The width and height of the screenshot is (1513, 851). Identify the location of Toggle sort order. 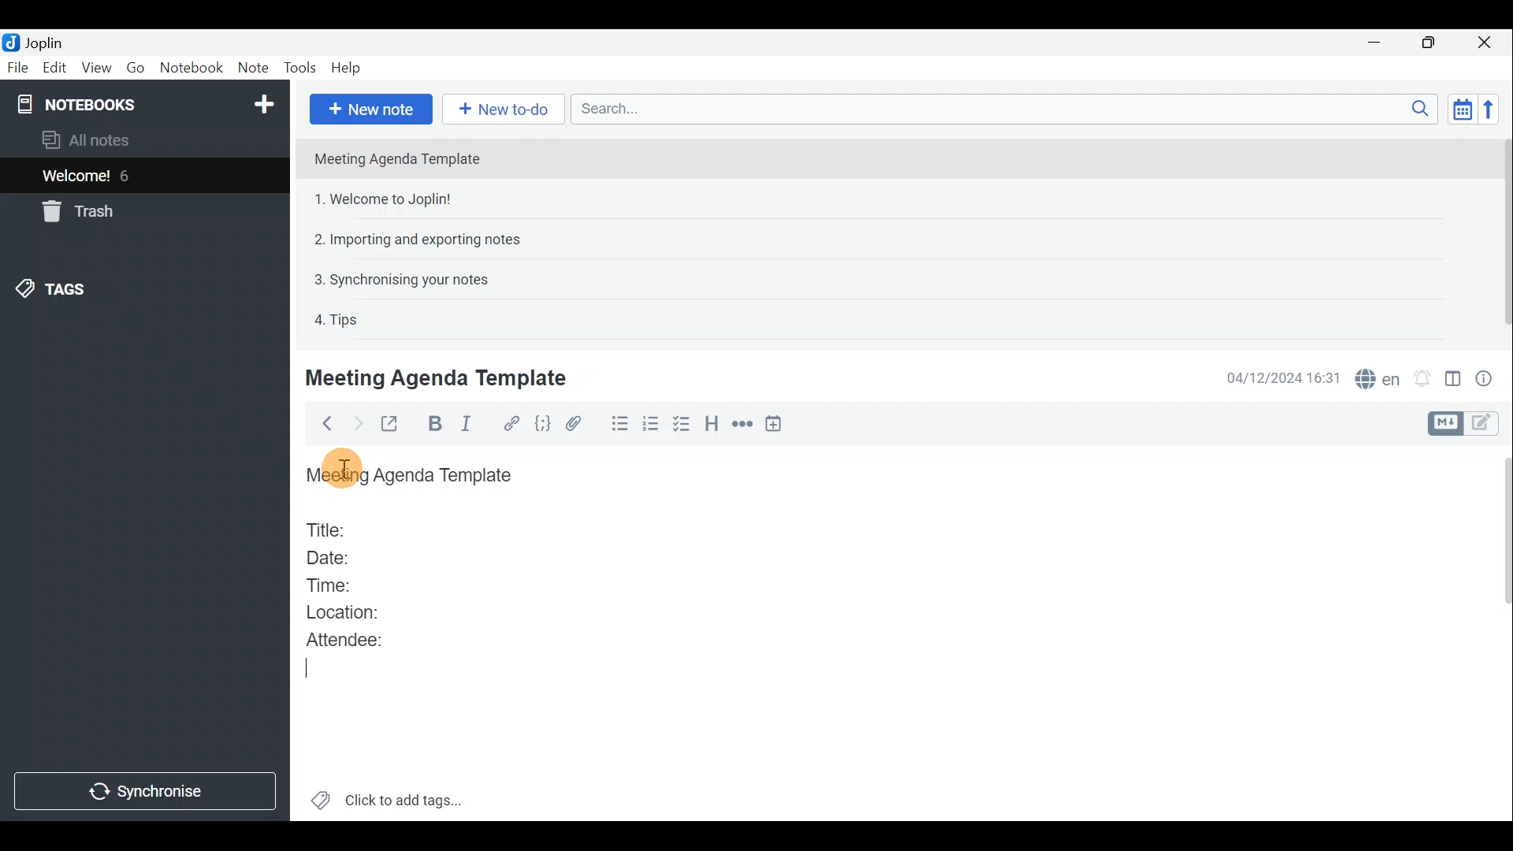
(1459, 107).